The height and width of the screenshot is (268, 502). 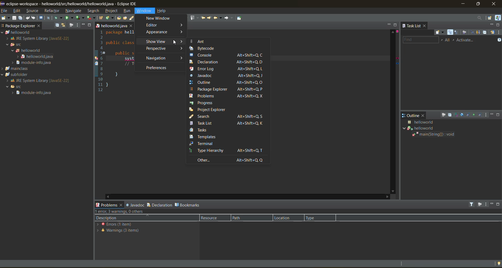 What do you see at coordinates (486, 204) in the screenshot?
I see `view menu` at bounding box center [486, 204].